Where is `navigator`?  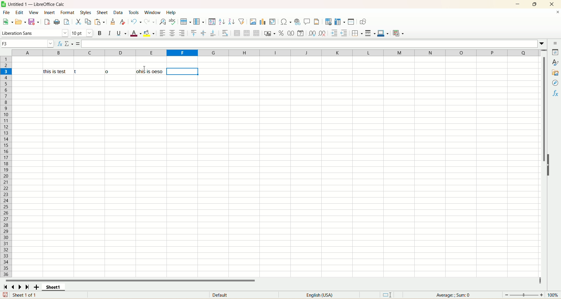
navigator is located at coordinates (555, 83).